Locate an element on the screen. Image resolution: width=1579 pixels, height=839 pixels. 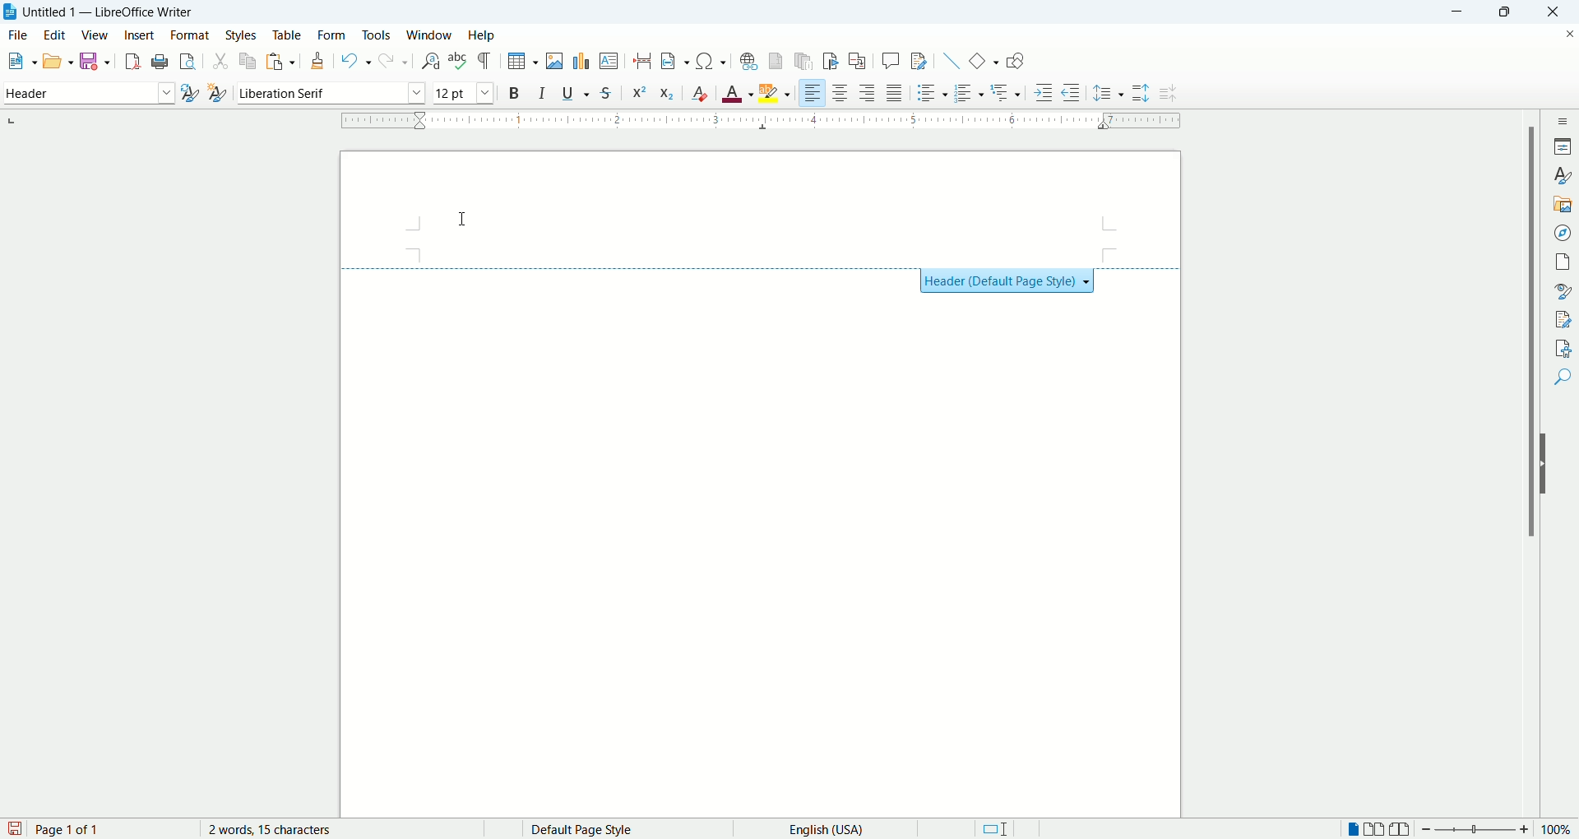
undo is located at coordinates (356, 61).